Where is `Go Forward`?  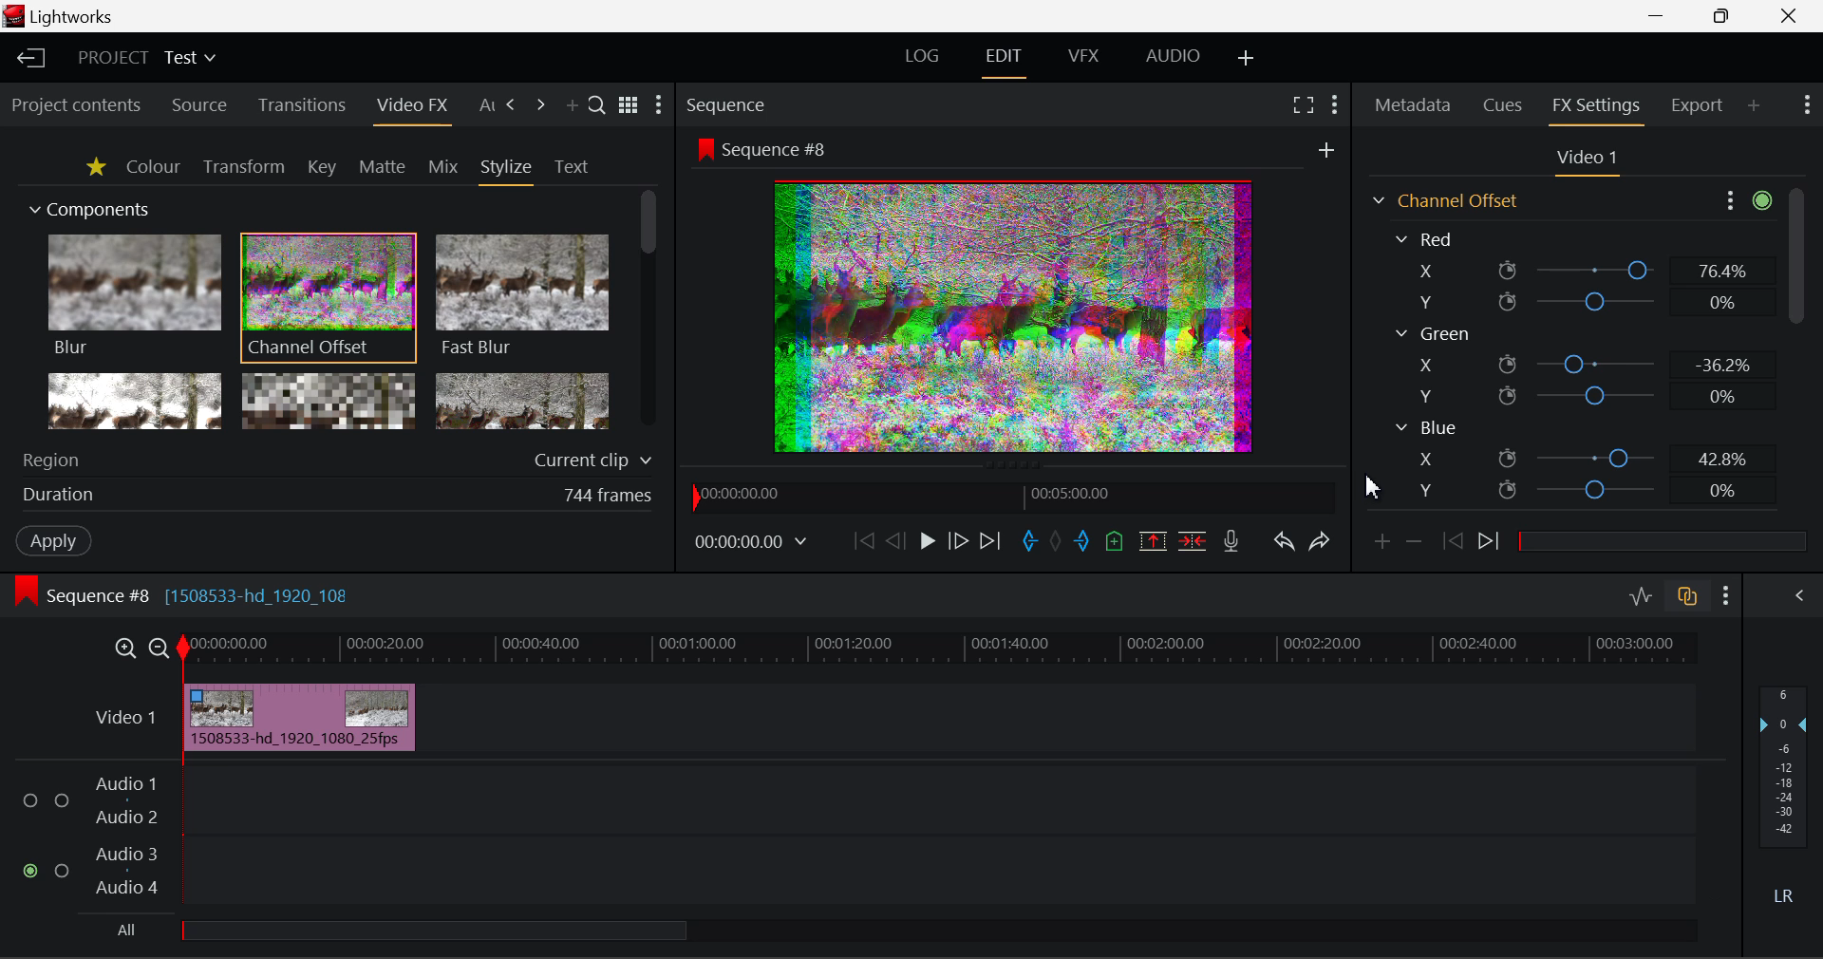
Go Forward is located at coordinates (959, 543).